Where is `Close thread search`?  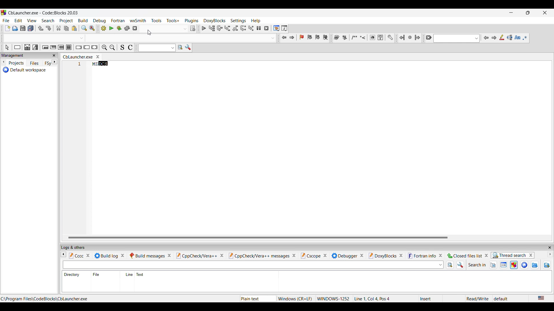 Close thread search is located at coordinates (531, 255).